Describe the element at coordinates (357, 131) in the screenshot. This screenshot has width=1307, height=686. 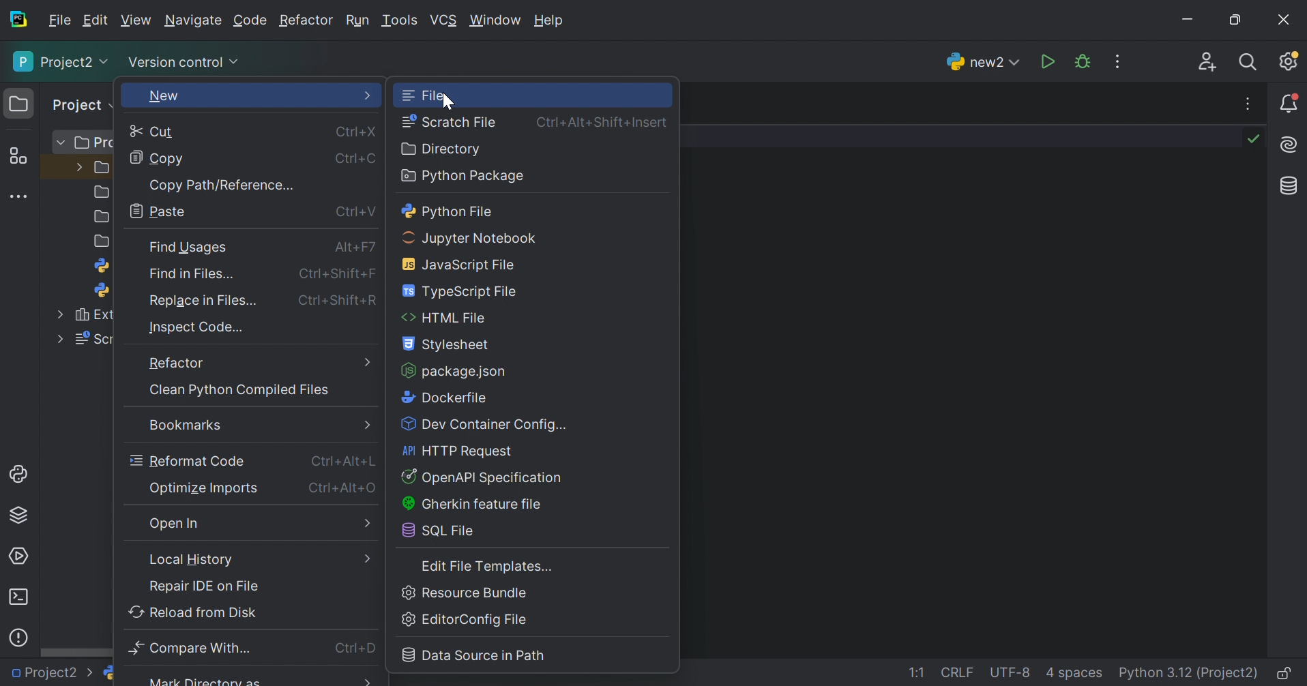
I see `Ctrl+X` at that location.